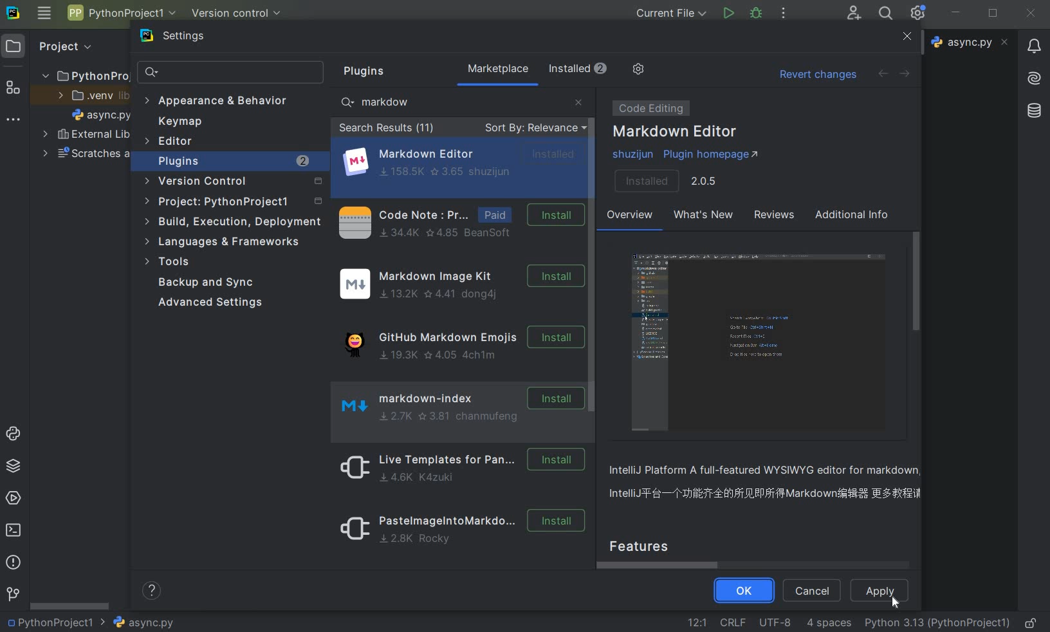 Image resolution: width=1050 pixels, height=632 pixels. I want to click on main menu, so click(44, 15).